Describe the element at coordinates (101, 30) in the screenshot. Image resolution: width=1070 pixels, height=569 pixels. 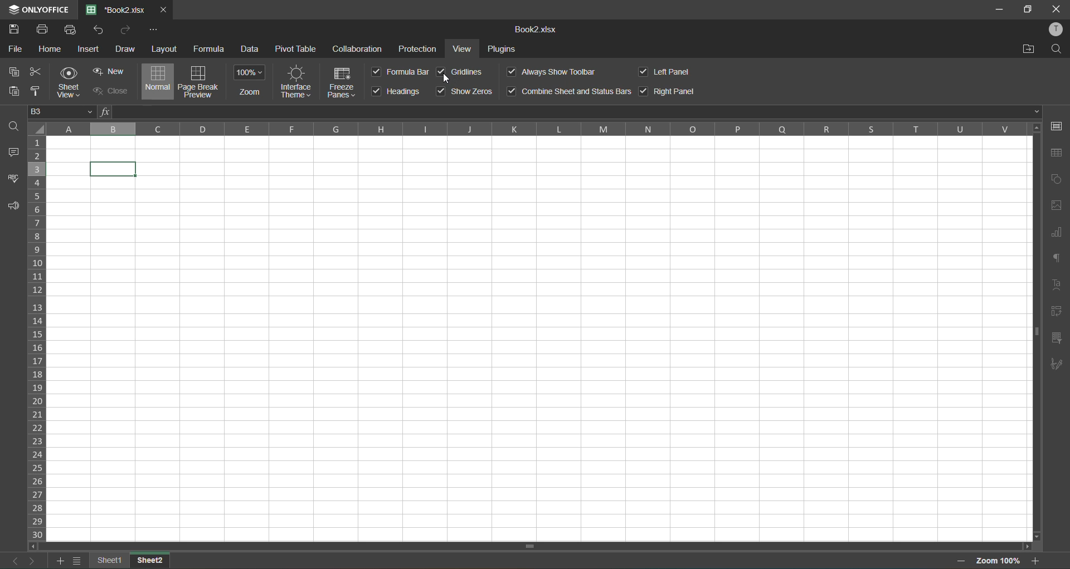
I see `undo` at that location.